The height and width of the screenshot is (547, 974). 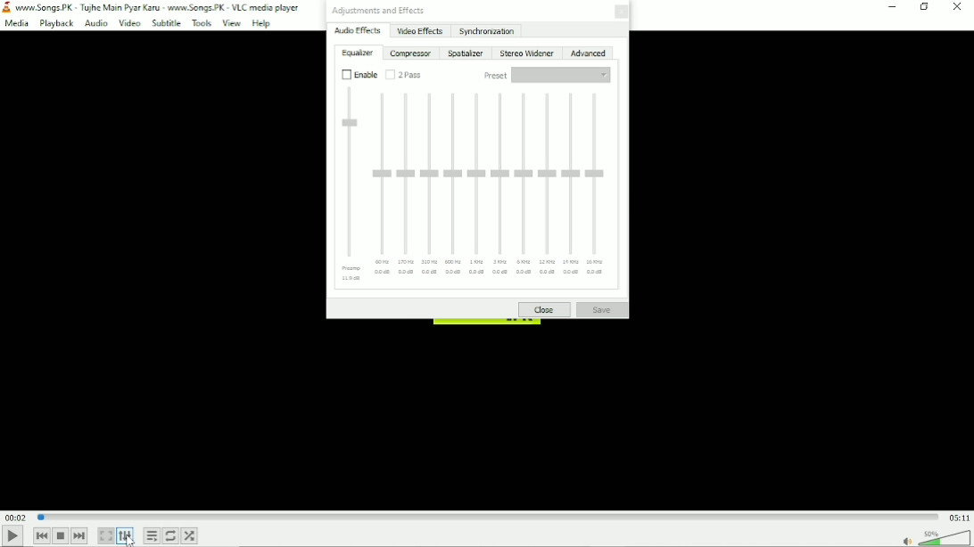 I want to click on Volume, so click(x=935, y=536).